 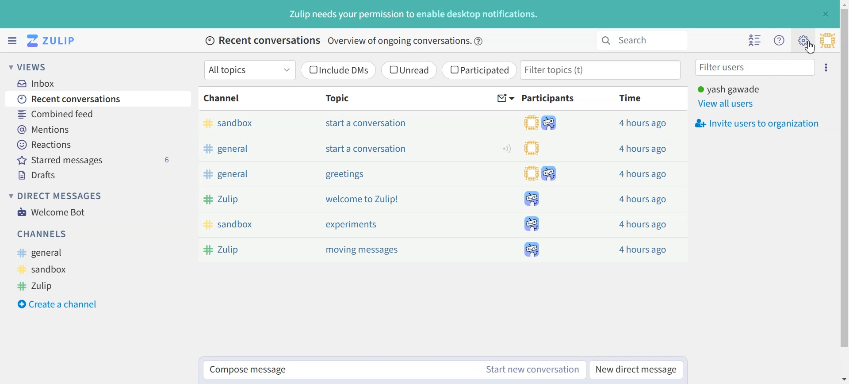 What do you see at coordinates (253, 148) in the screenshot?
I see `#general` at bounding box center [253, 148].